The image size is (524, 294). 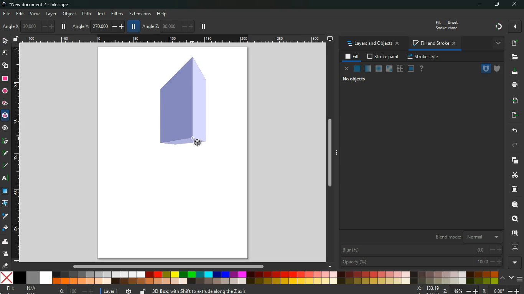 I want to click on angle y, so click(x=99, y=25).